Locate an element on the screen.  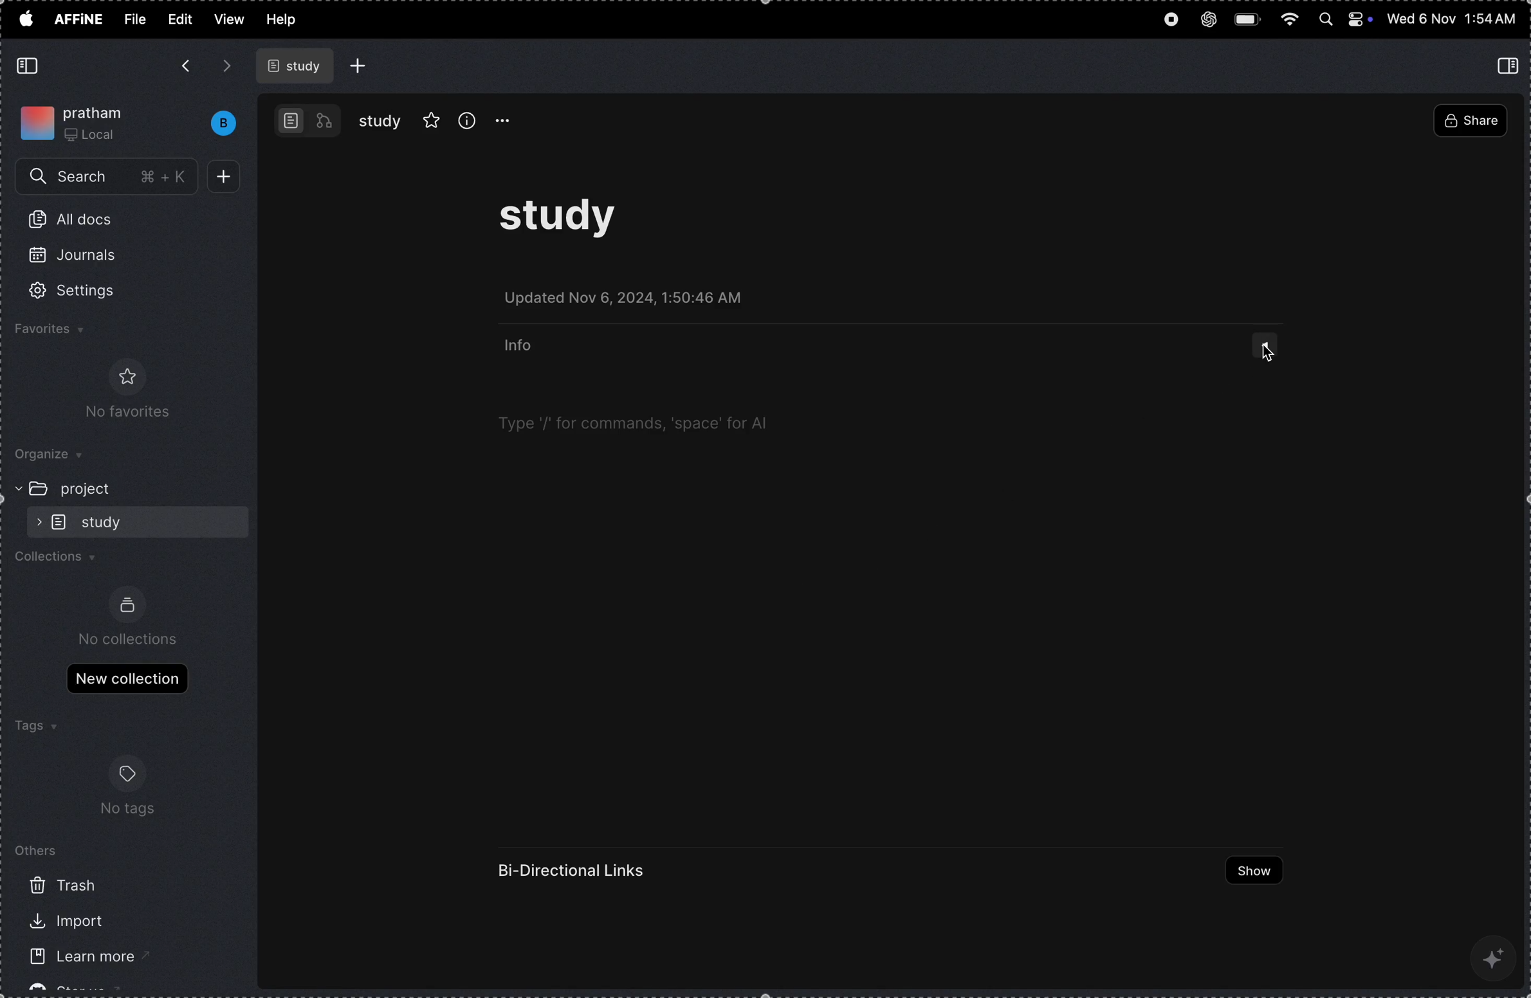
import is located at coordinates (62, 921).